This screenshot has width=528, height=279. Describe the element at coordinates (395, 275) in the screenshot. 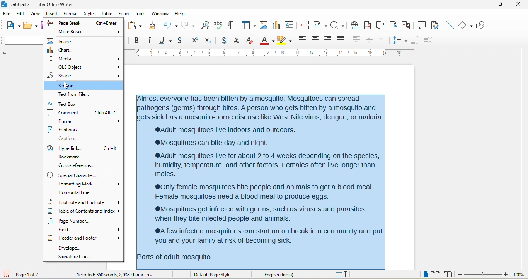

I see `level 1` at that location.